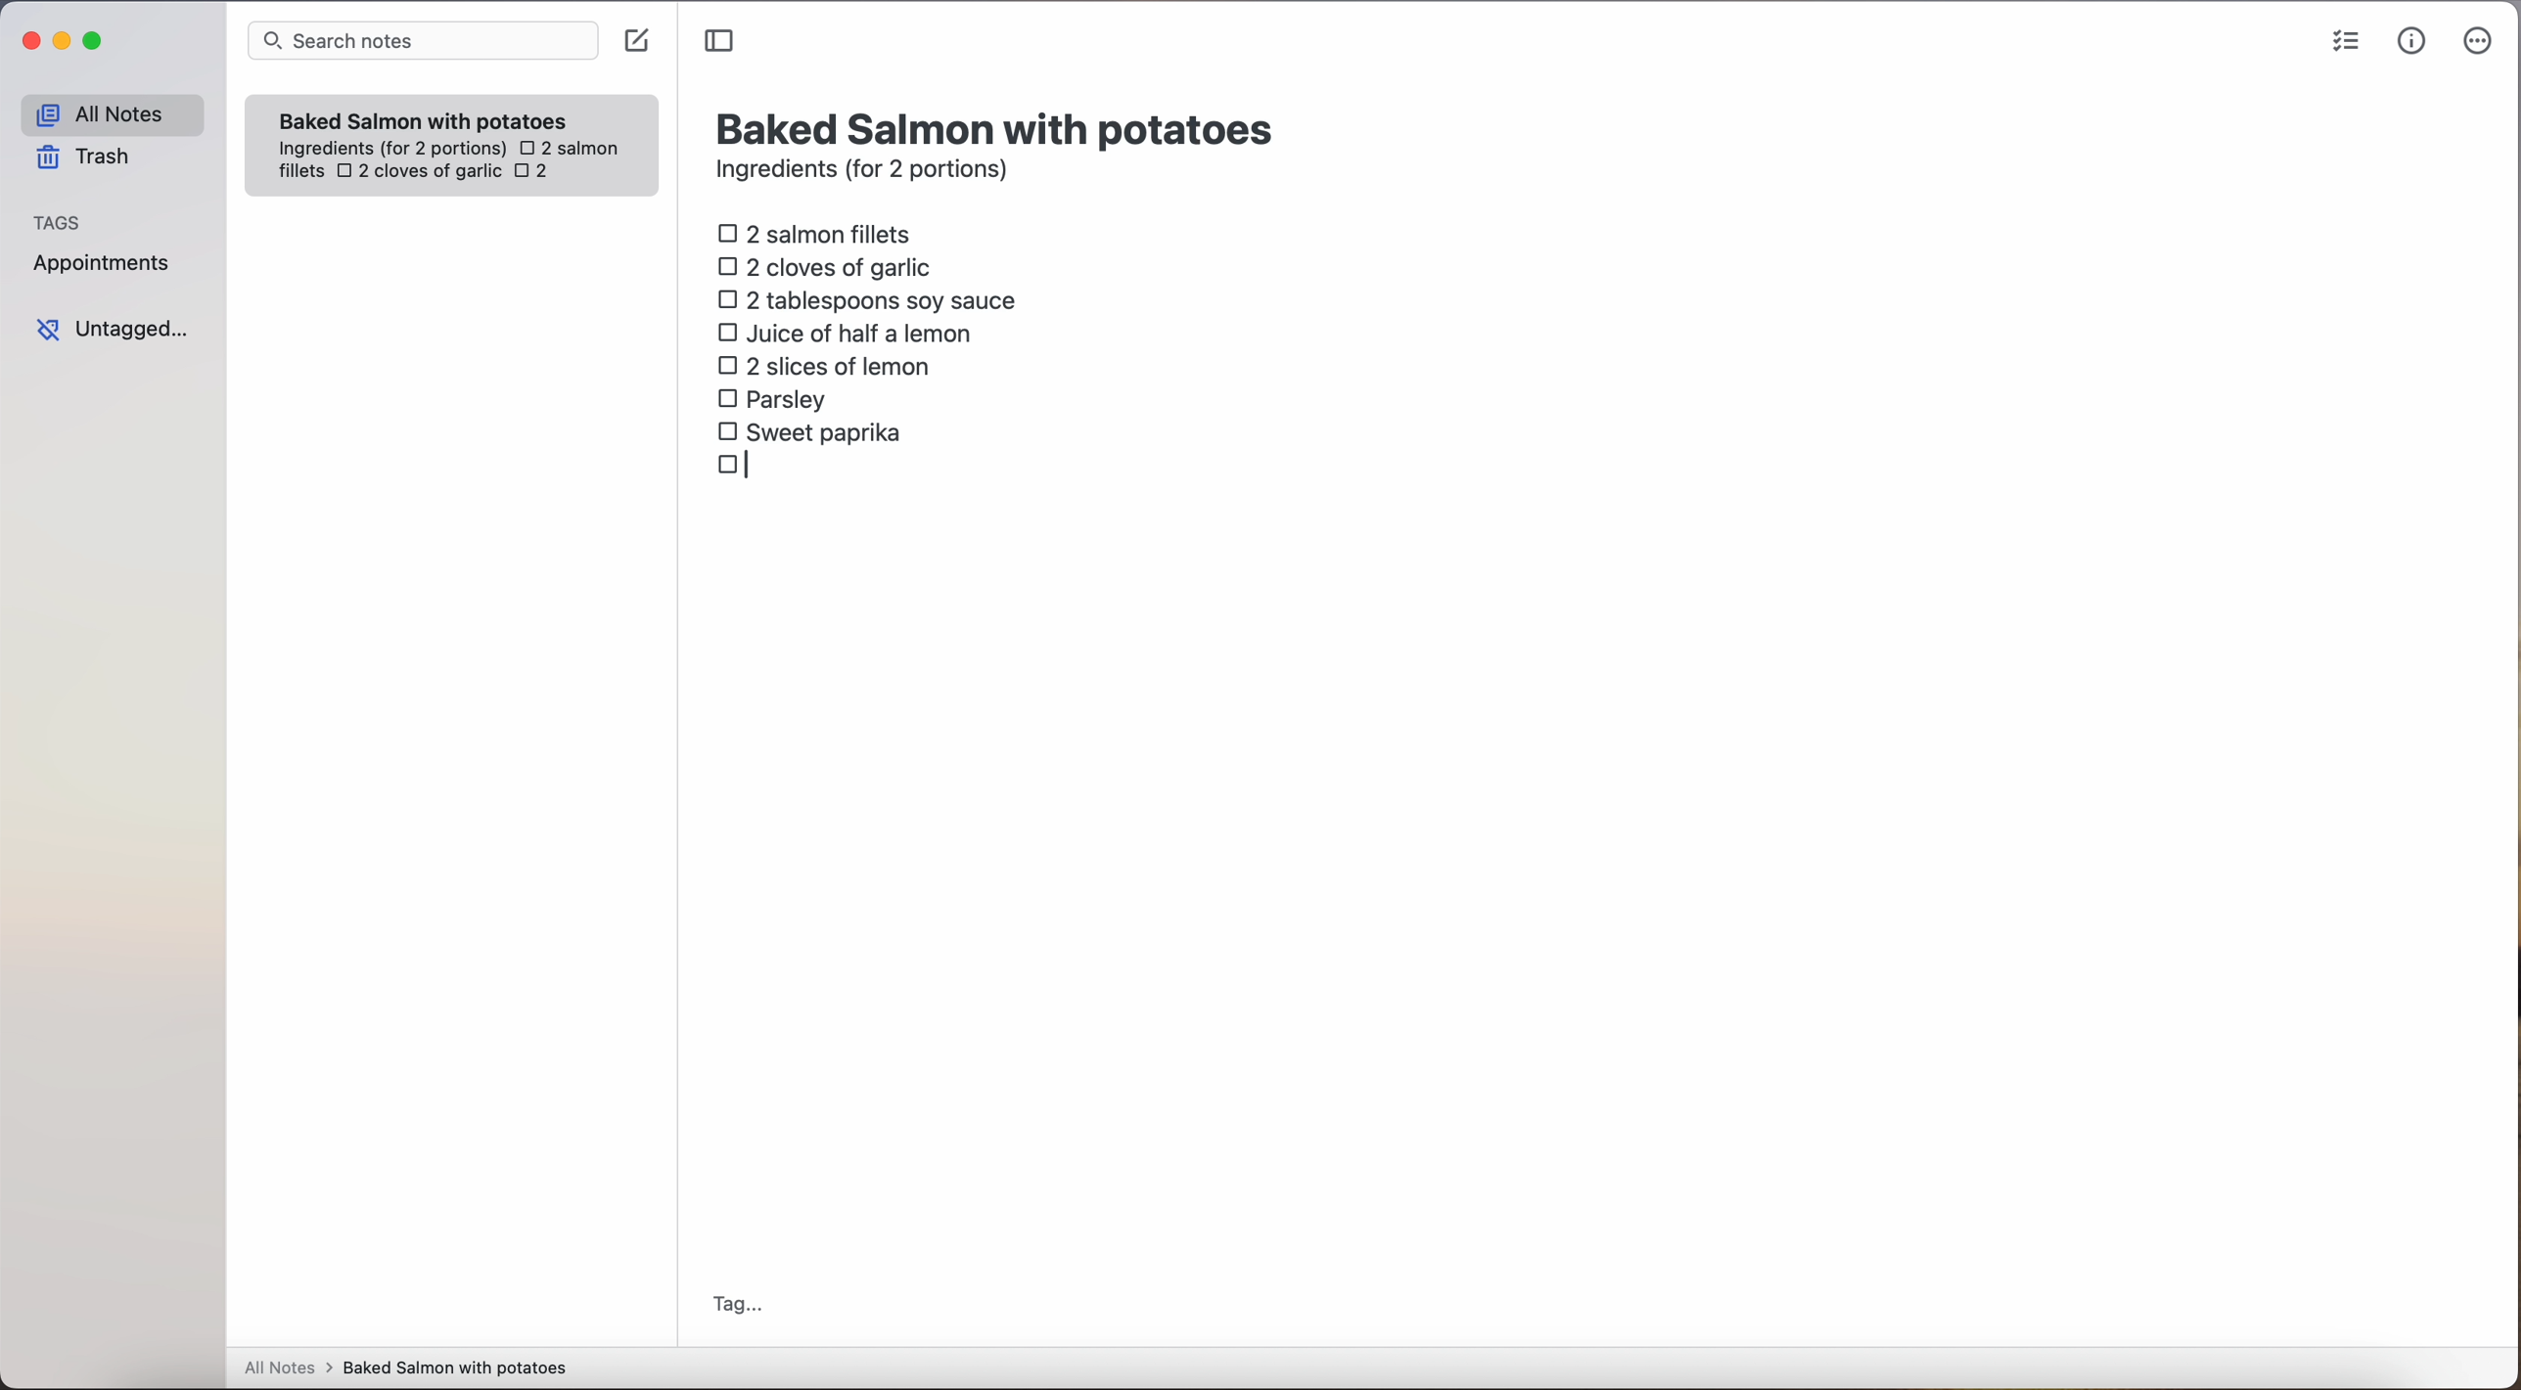 The image size is (2521, 1390). Describe the element at coordinates (112, 113) in the screenshot. I see `all notes` at that location.